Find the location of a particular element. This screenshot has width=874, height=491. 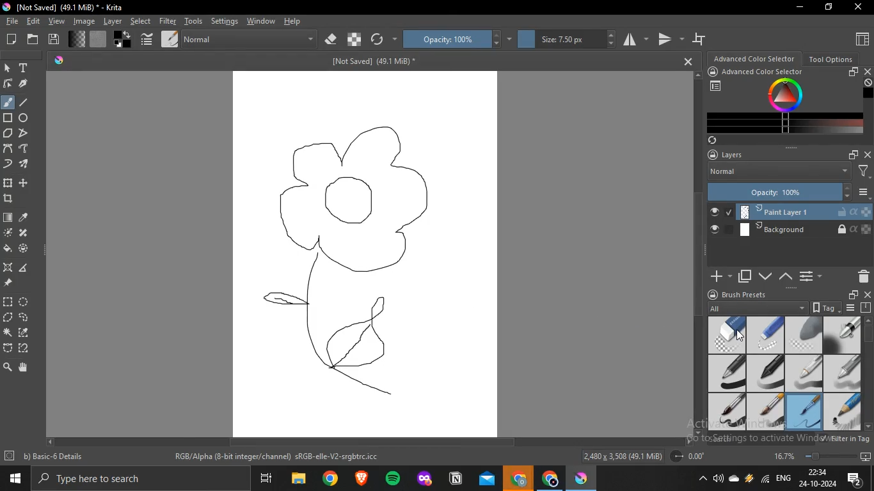

Application is located at coordinates (393, 479).